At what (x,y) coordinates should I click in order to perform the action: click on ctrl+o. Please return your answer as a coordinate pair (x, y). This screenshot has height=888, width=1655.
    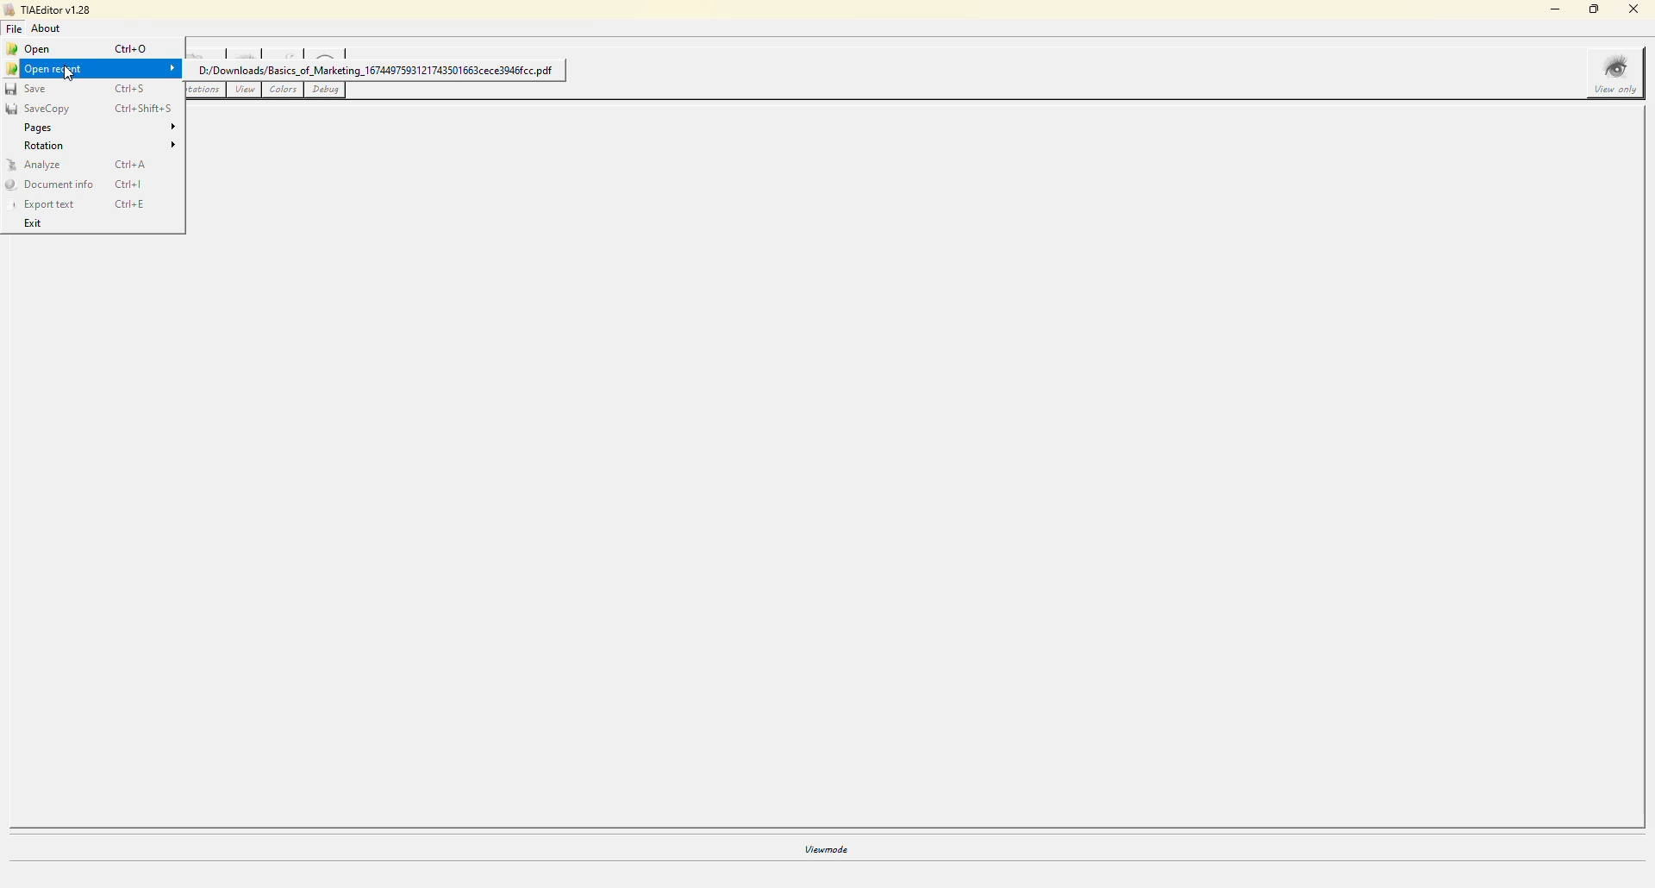
    Looking at the image, I should click on (132, 48).